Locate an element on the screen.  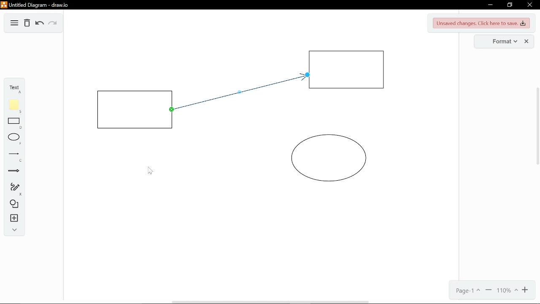
Zoom out is located at coordinates (488, 291).